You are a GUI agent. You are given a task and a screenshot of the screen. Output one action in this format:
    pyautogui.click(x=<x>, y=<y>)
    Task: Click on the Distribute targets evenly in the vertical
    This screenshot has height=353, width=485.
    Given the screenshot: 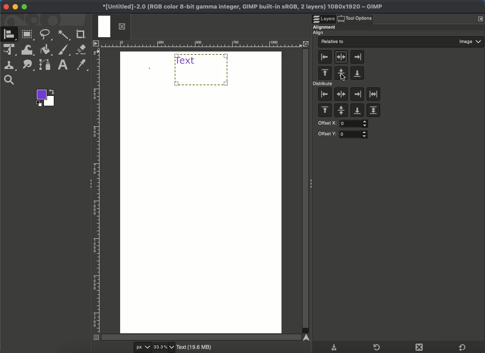 What is the action you would take?
    pyautogui.click(x=373, y=111)
    